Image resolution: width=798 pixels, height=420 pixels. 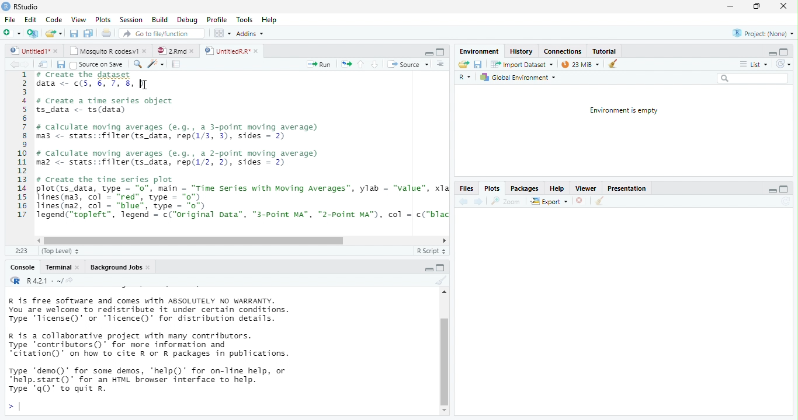 What do you see at coordinates (44, 64) in the screenshot?
I see `show in window` at bounding box center [44, 64].